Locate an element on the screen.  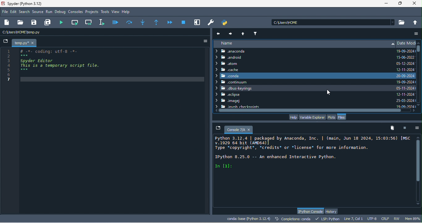
method is located at coordinates (143, 22).